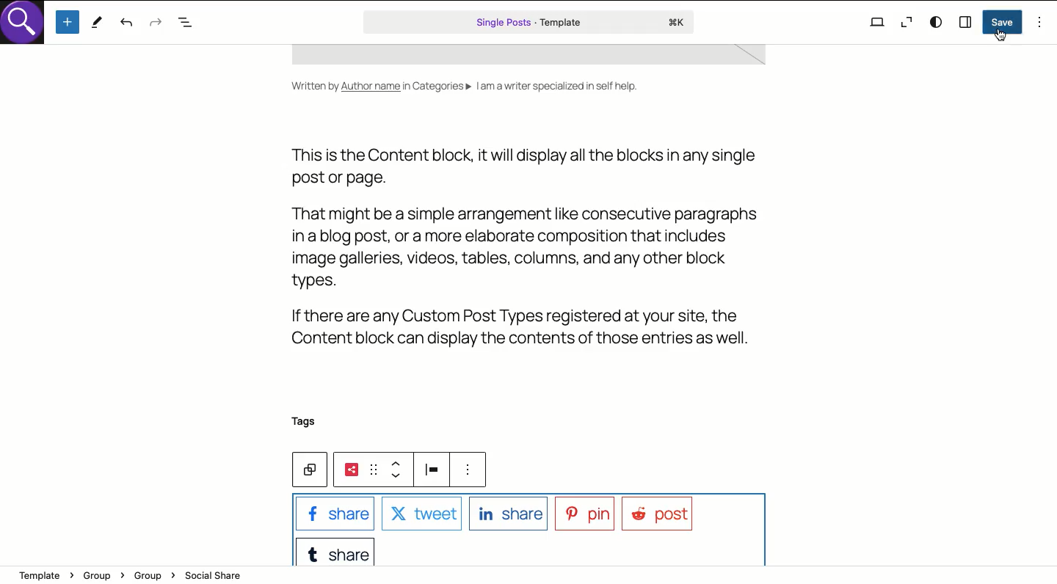 The width and height of the screenshot is (1057, 584). What do you see at coordinates (188, 23) in the screenshot?
I see `Document overview` at bounding box center [188, 23].